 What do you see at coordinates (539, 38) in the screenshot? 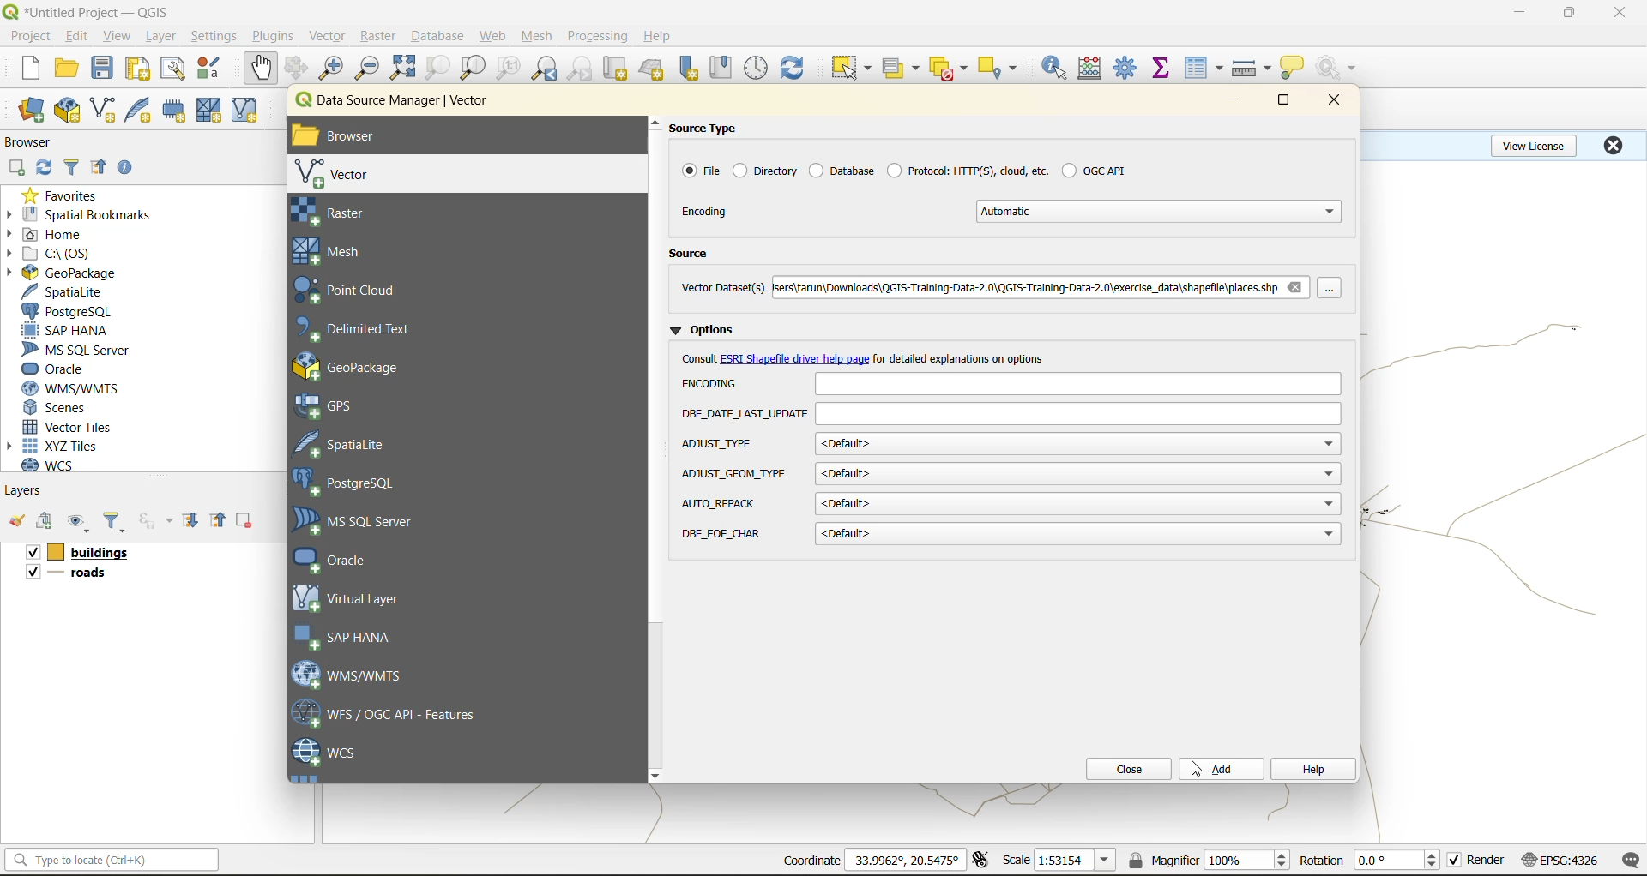
I see `mesh` at bounding box center [539, 38].